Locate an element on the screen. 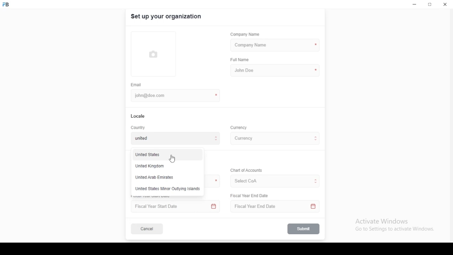 The height and width of the screenshot is (255, 453). United Kinodom is located at coordinates (150, 167).